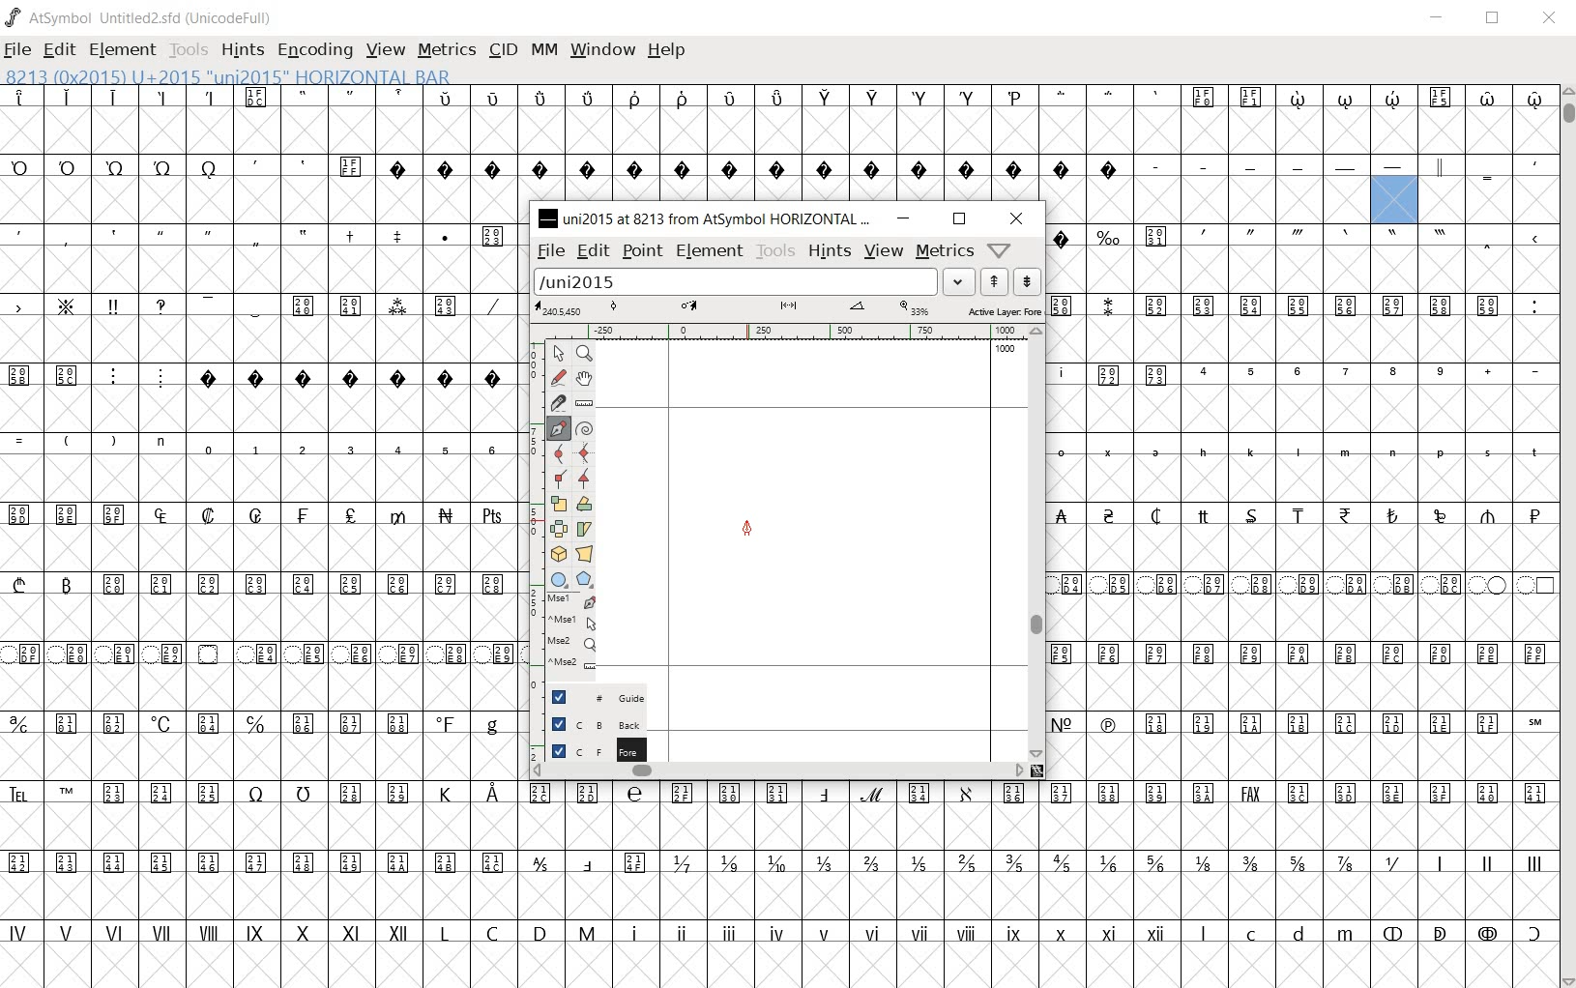  What do you see at coordinates (586, 504) in the screenshot?
I see `Rotate the selection` at bounding box center [586, 504].